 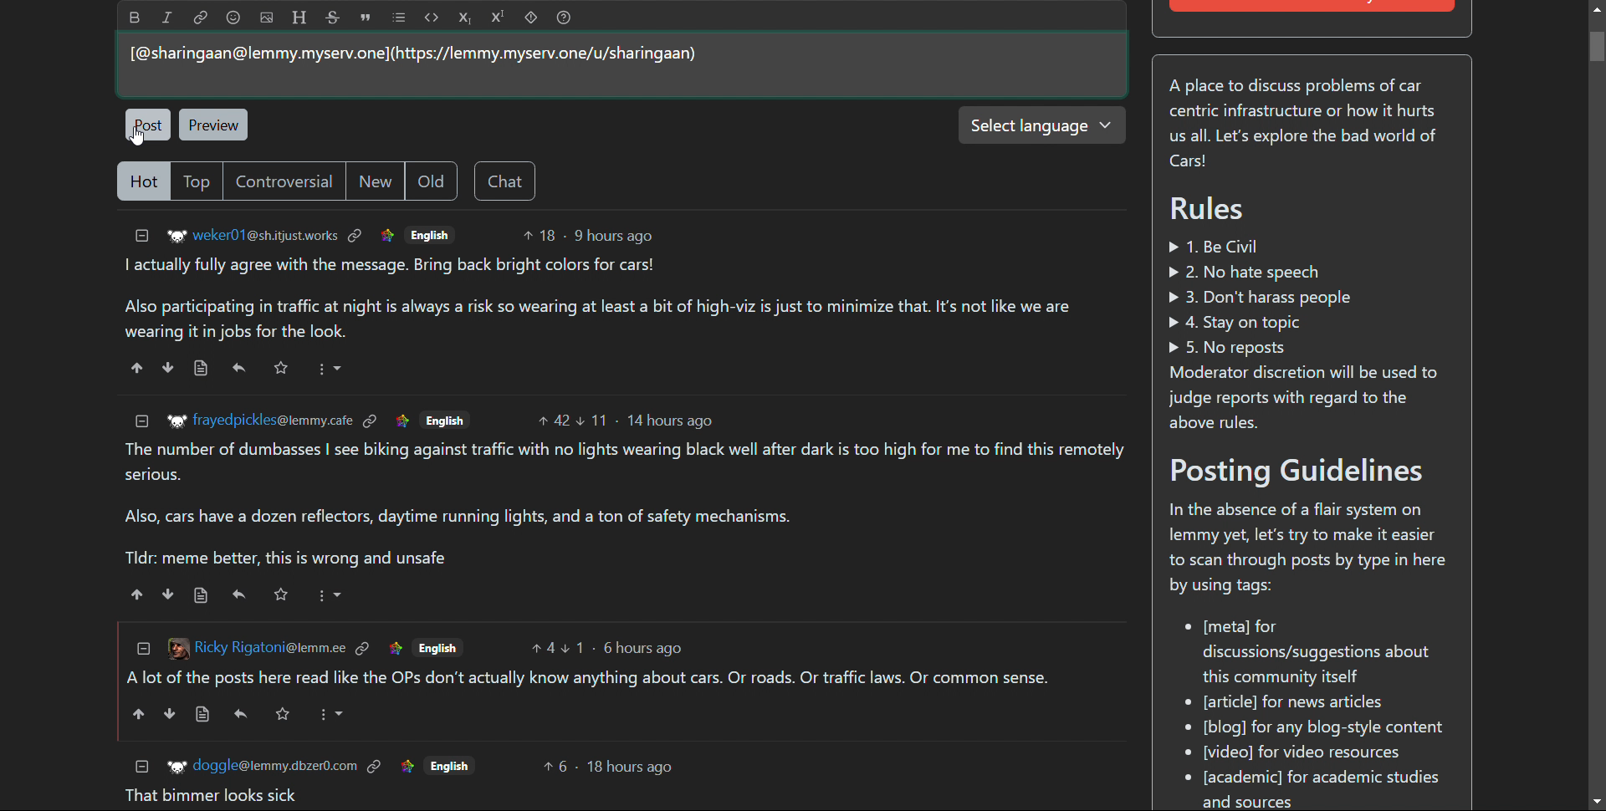 What do you see at coordinates (632, 768) in the screenshot?
I see `18 hours ago` at bounding box center [632, 768].